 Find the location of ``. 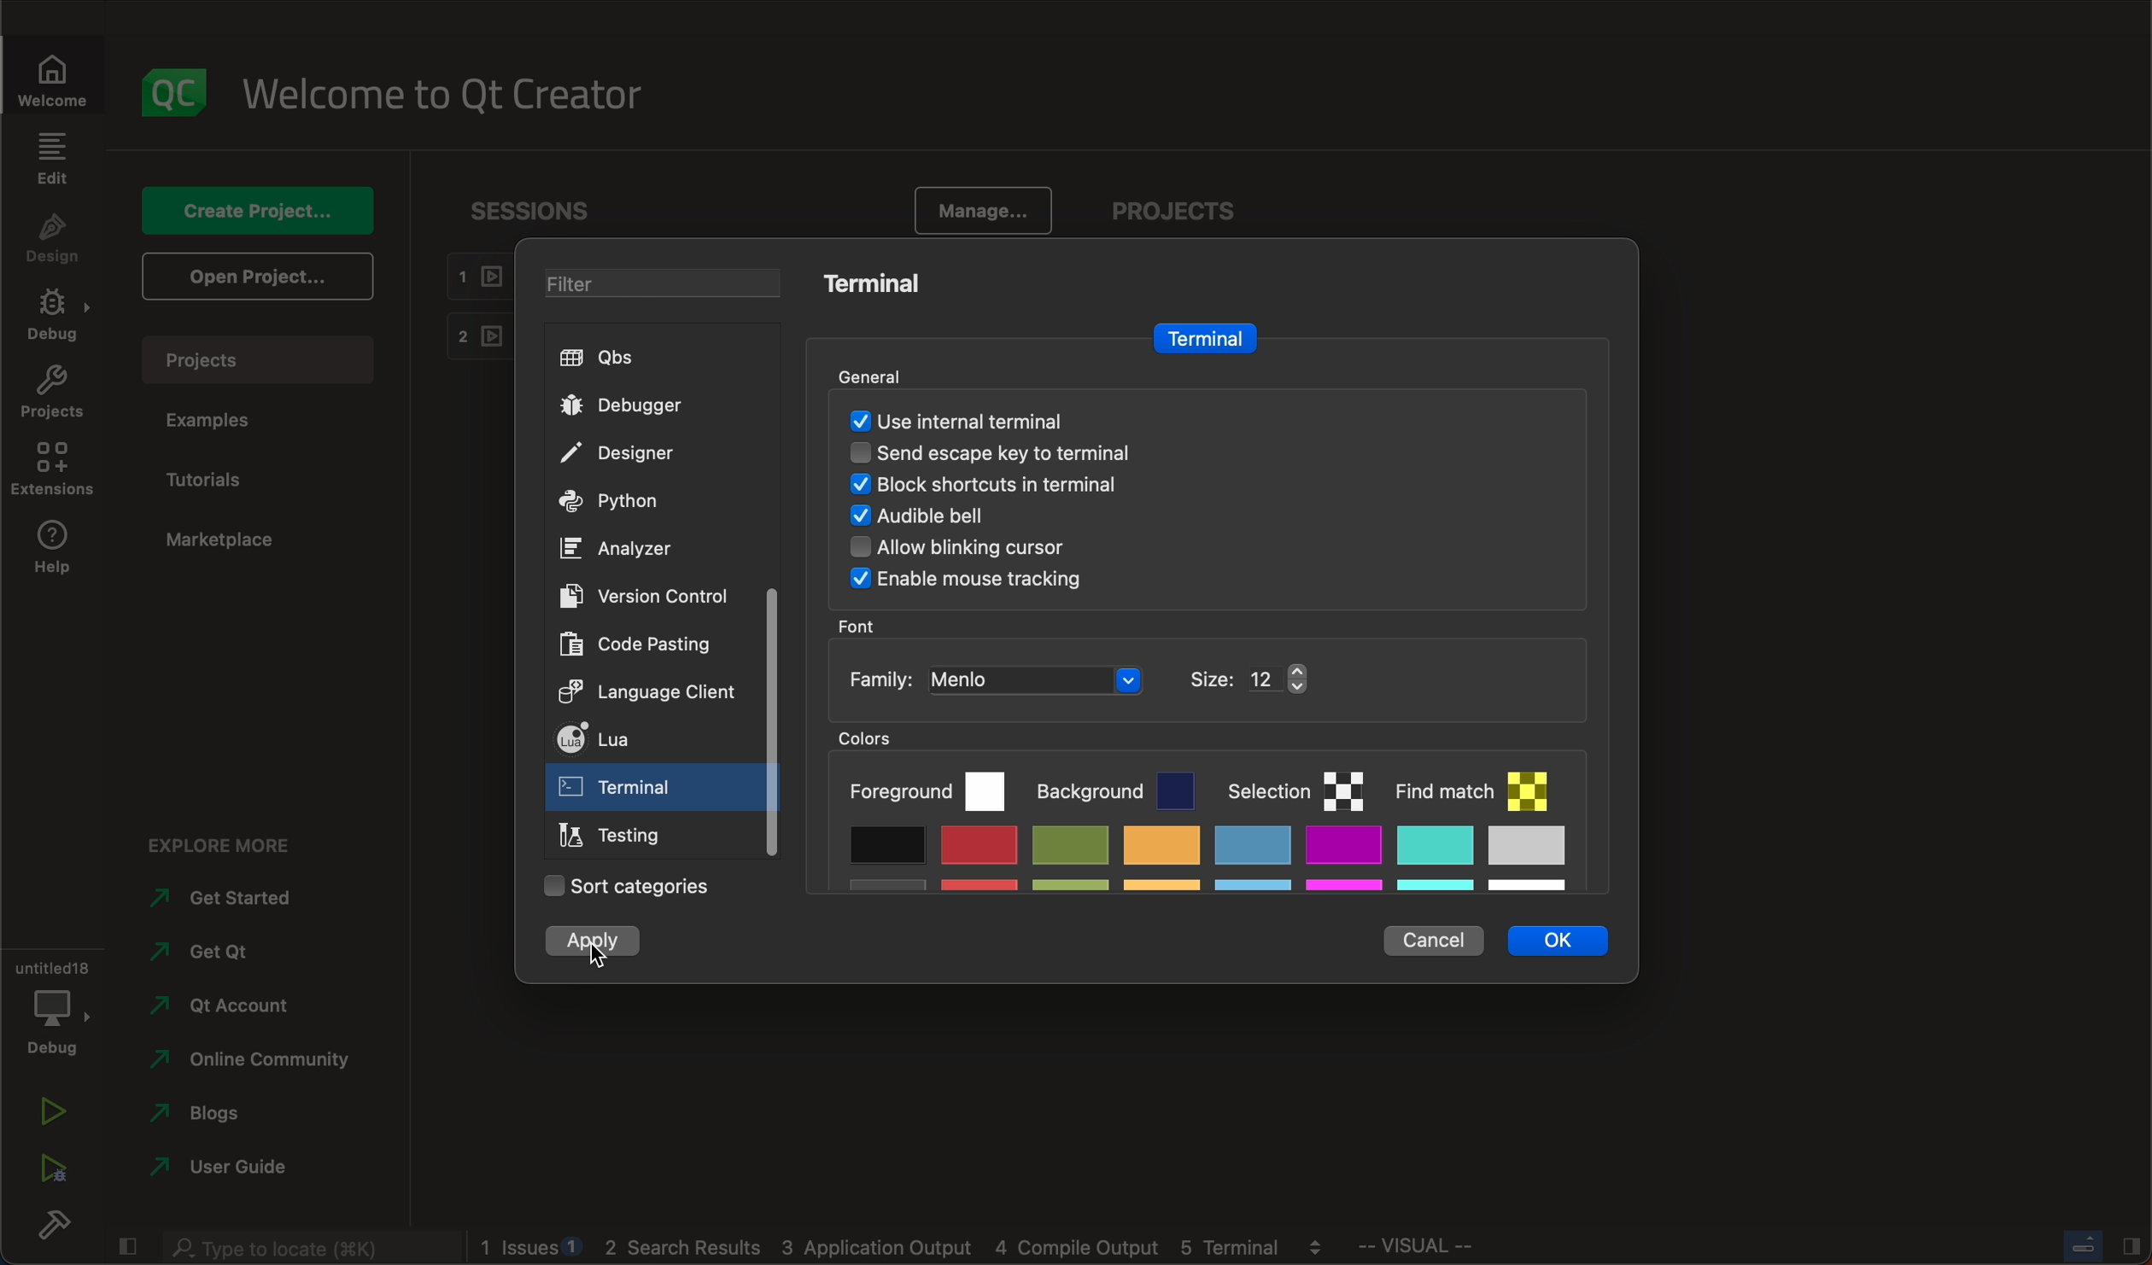

 is located at coordinates (986, 550).